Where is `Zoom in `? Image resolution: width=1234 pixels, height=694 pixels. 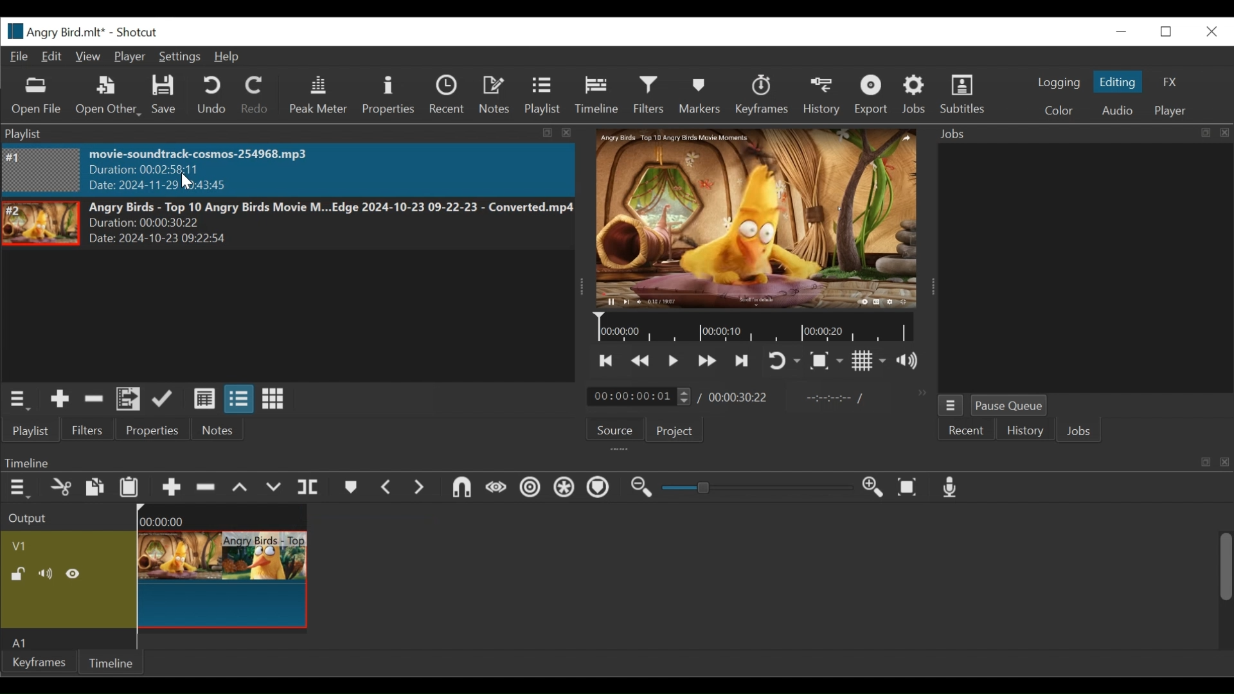 Zoom in  is located at coordinates (877, 488).